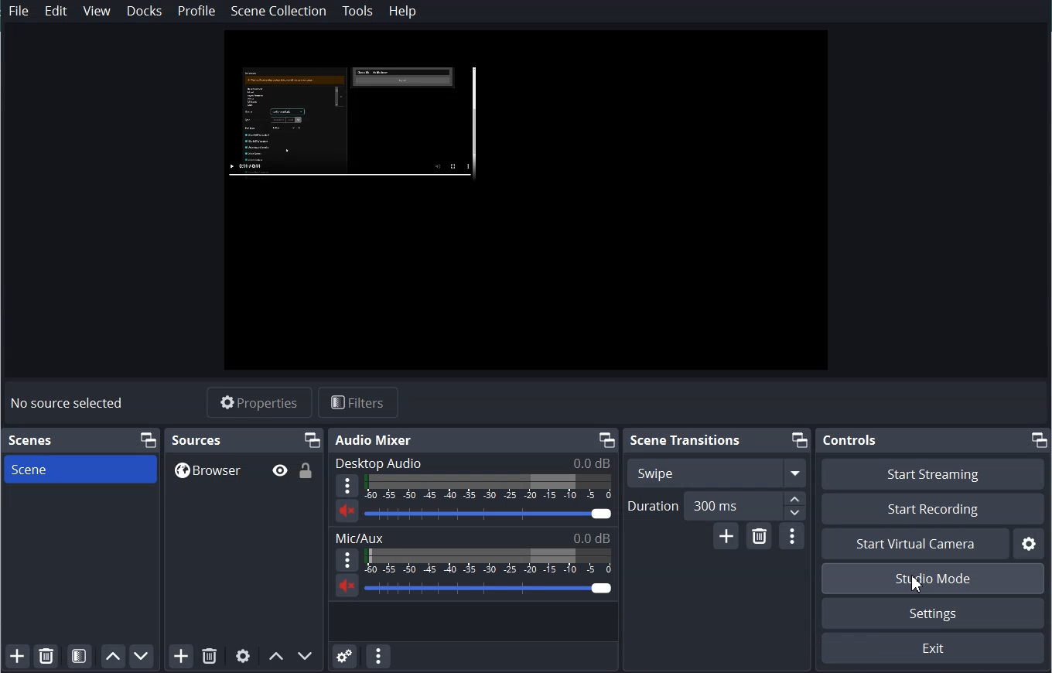 The image size is (1052, 673). What do you see at coordinates (244, 470) in the screenshot?
I see `Browse` at bounding box center [244, 470].